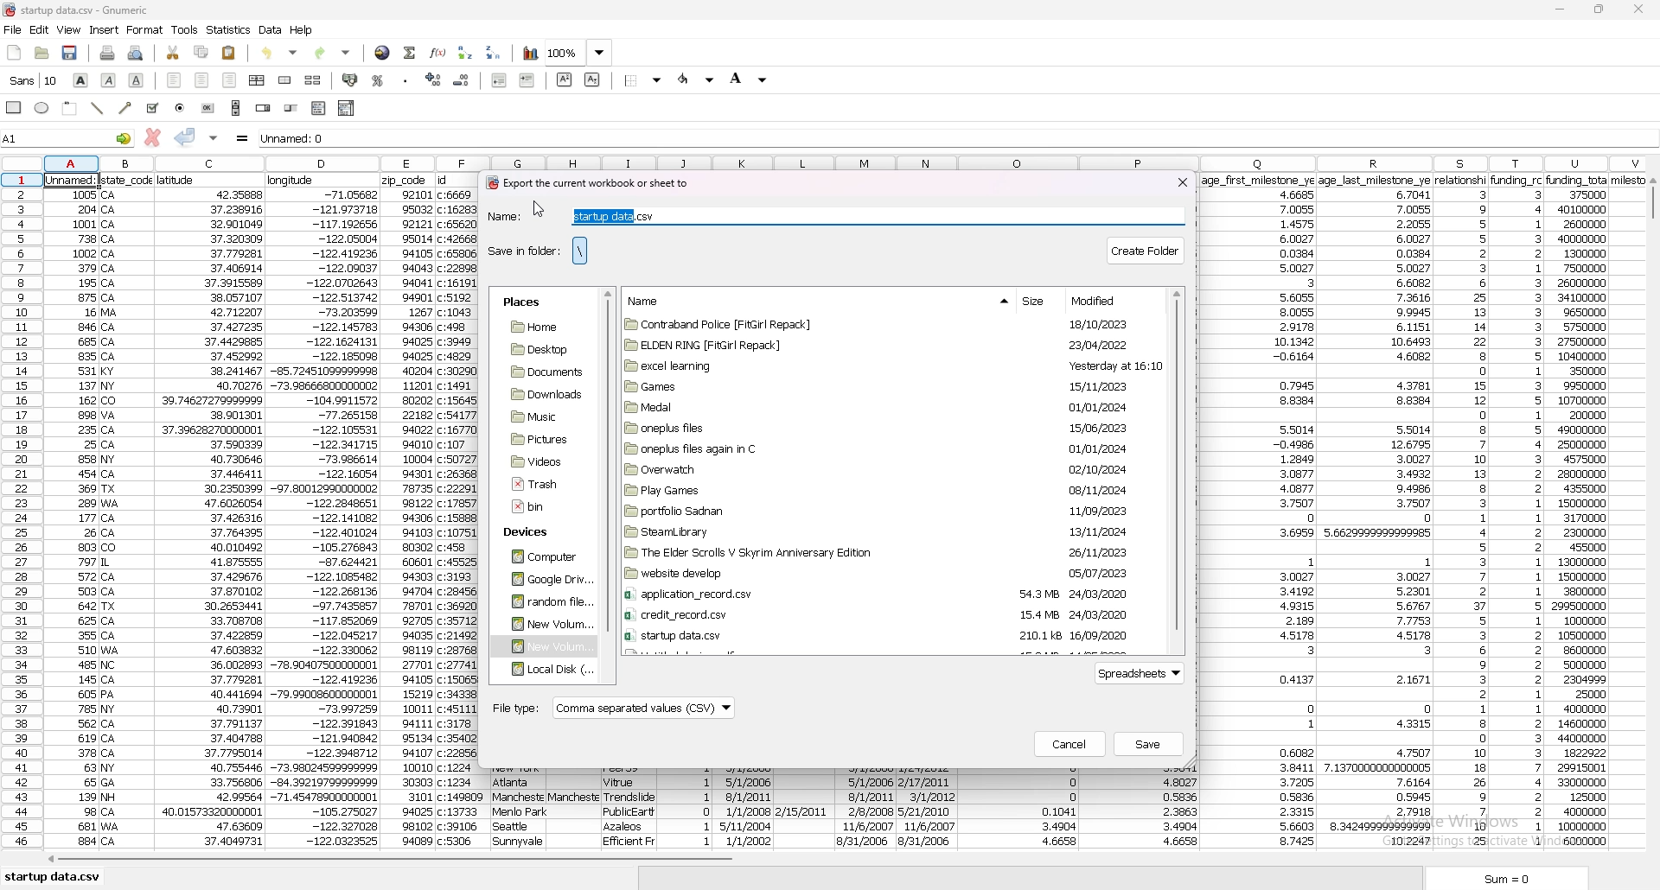  I want to click on folder, so click(890, 326).